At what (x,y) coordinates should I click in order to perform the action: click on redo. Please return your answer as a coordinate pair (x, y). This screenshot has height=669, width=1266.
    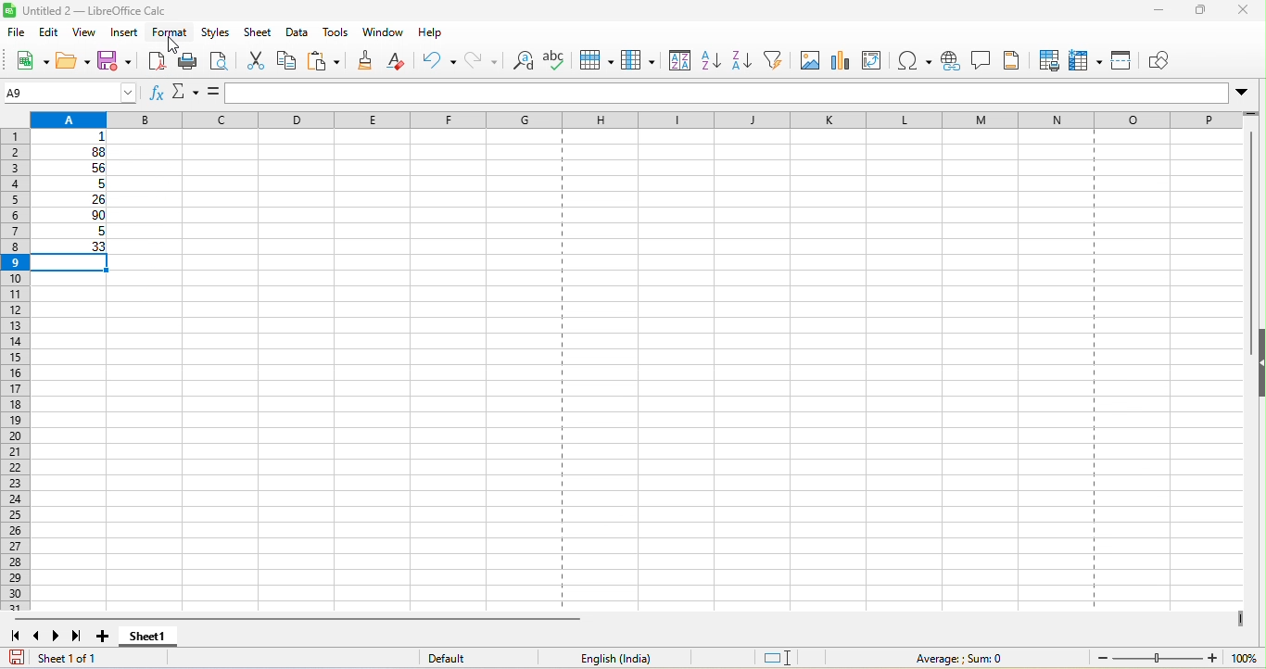
    Looking at the image, I should click on (483, 62).